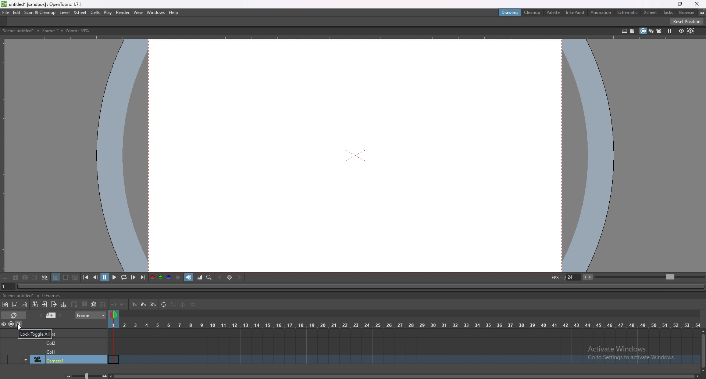 This screenshot has height=379, width=706. What do you see at coordinates (85, 304) in the screenshot?
I see `duplicate drawing` at bounding box center [85, 304].